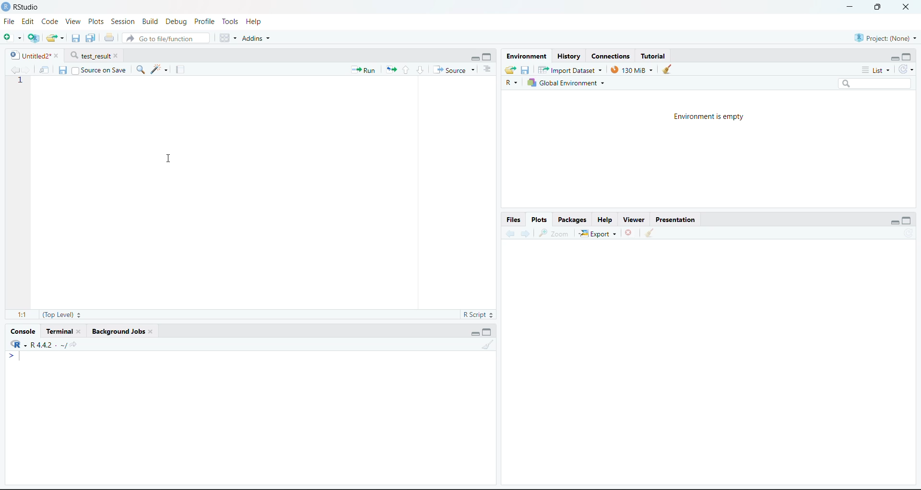  I want to click on Maximize, so click(487, 57).